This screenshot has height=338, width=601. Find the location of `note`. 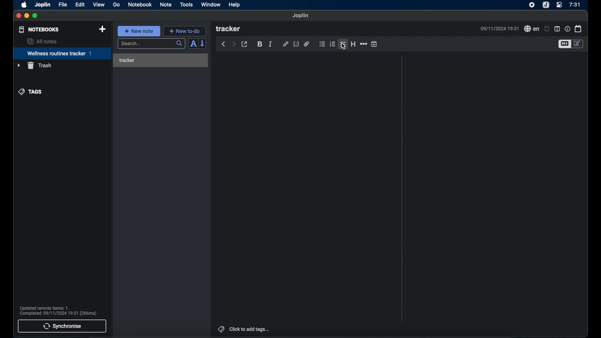

note is located at coordinates (166, 5).